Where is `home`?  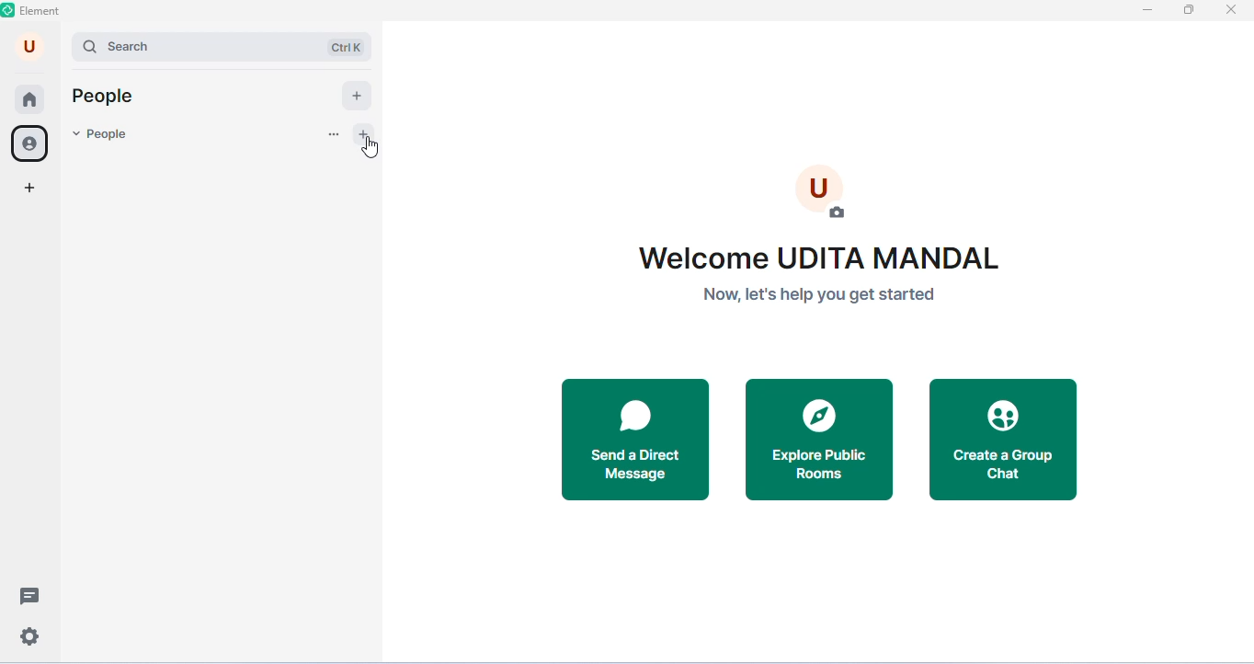
home is located at coordinates (29, 100).